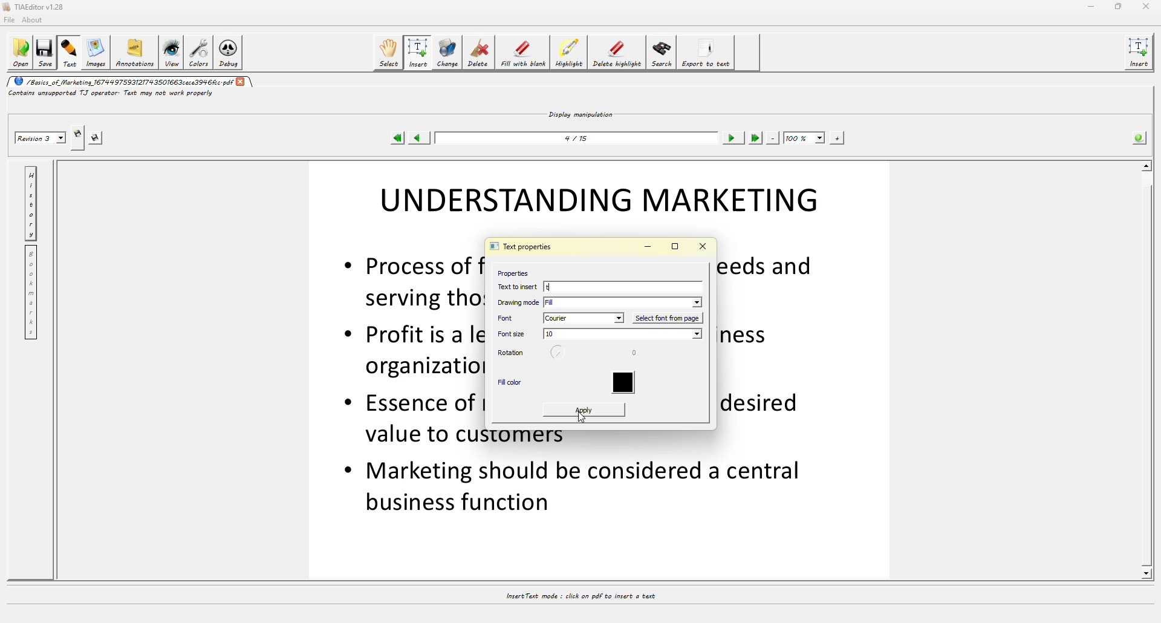 This screenshot has width=1161, height=623. I want to click on saves the revision, so click(97, 139).